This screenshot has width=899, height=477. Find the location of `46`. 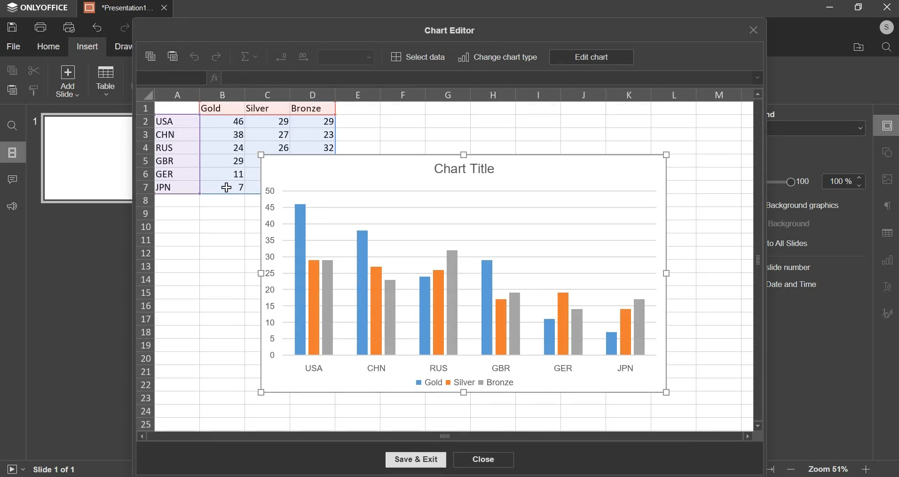

46 is located at coordinates (224, 122).